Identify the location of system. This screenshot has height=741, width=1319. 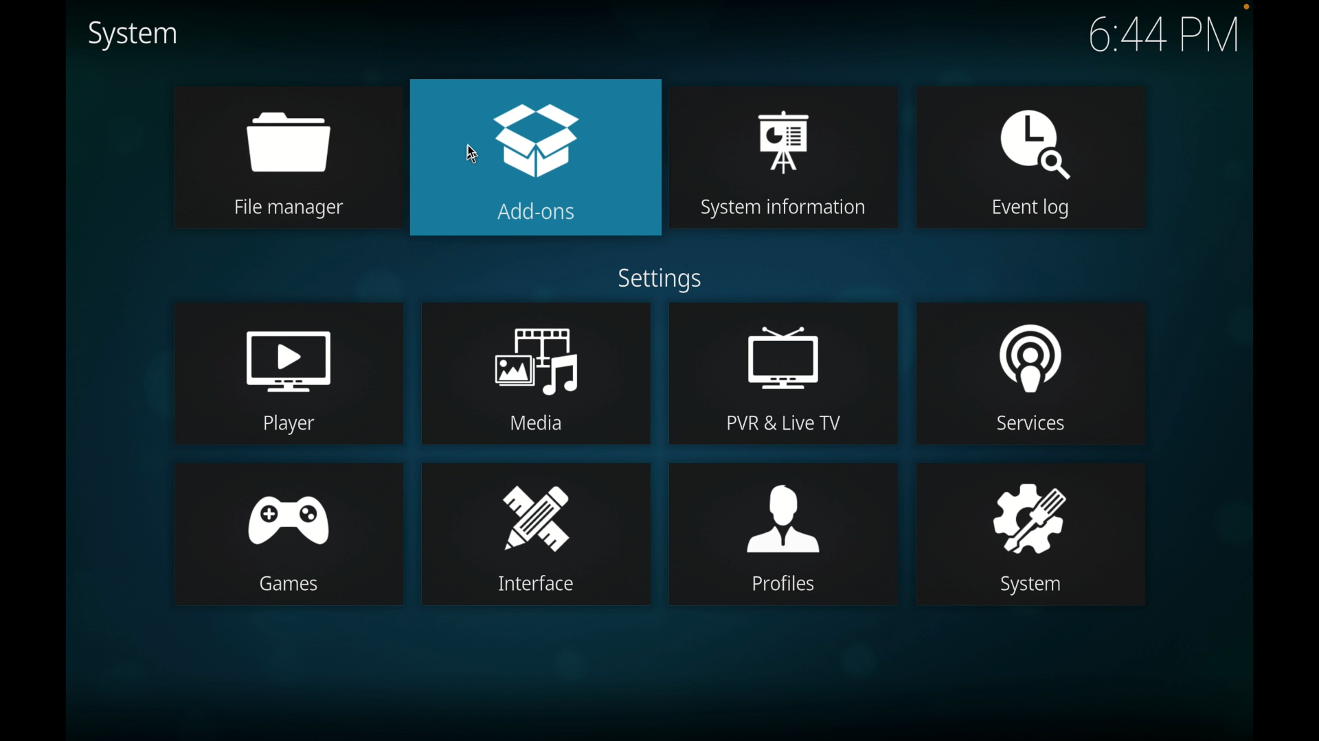
(132, 36).